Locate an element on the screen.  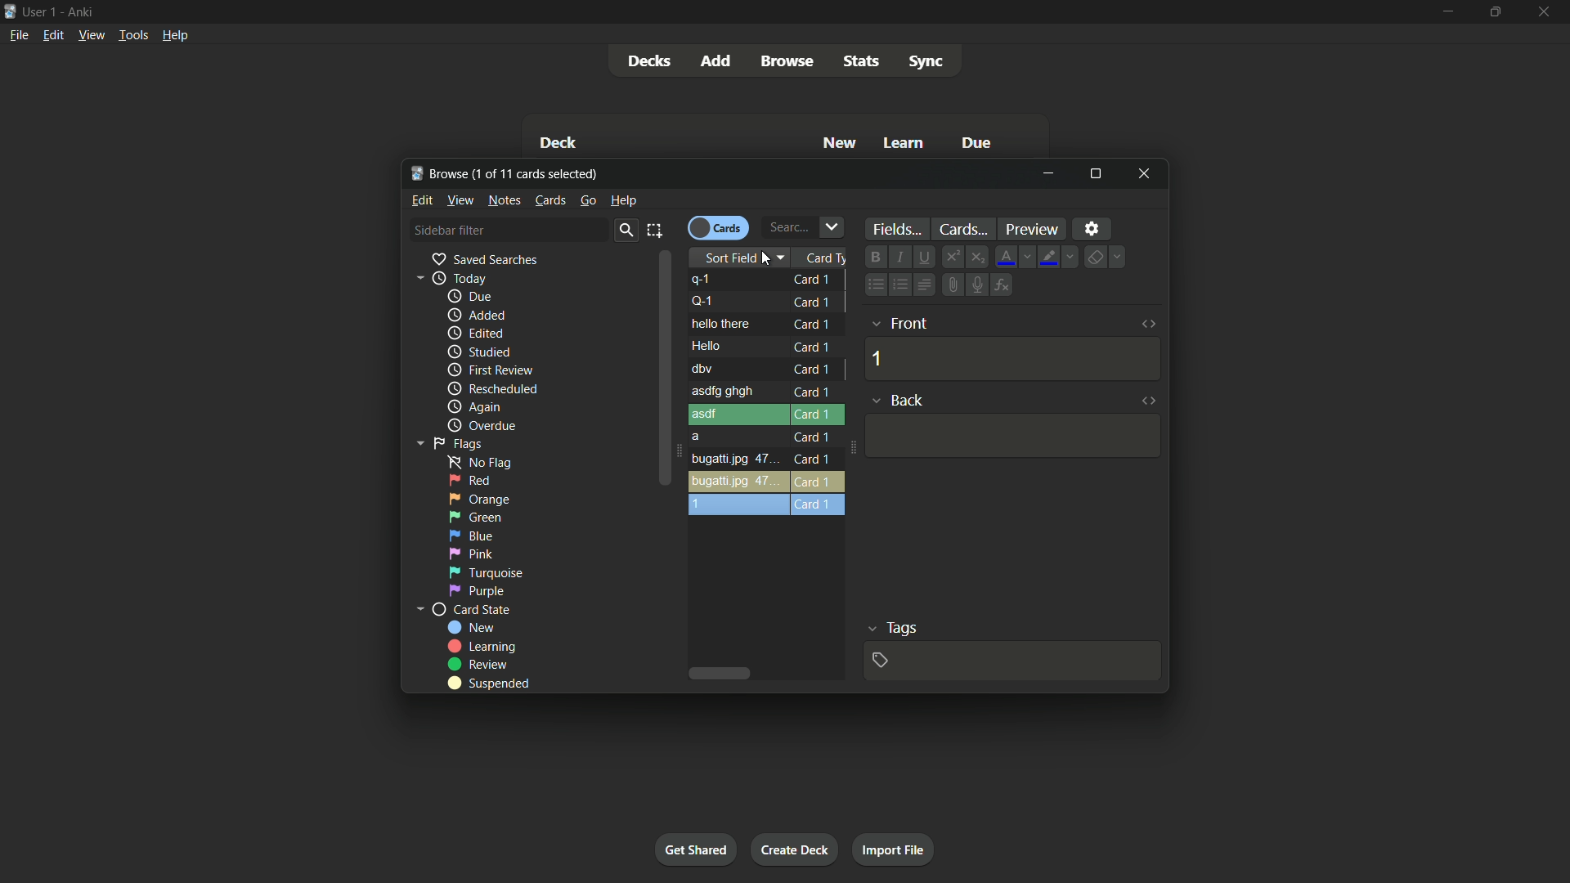
app icon is located at coordinates (10, 11).